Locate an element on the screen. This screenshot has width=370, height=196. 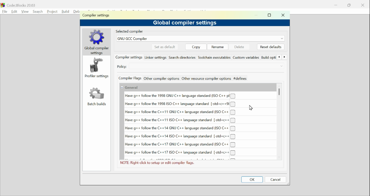
build is located at coordinates (65, 11).